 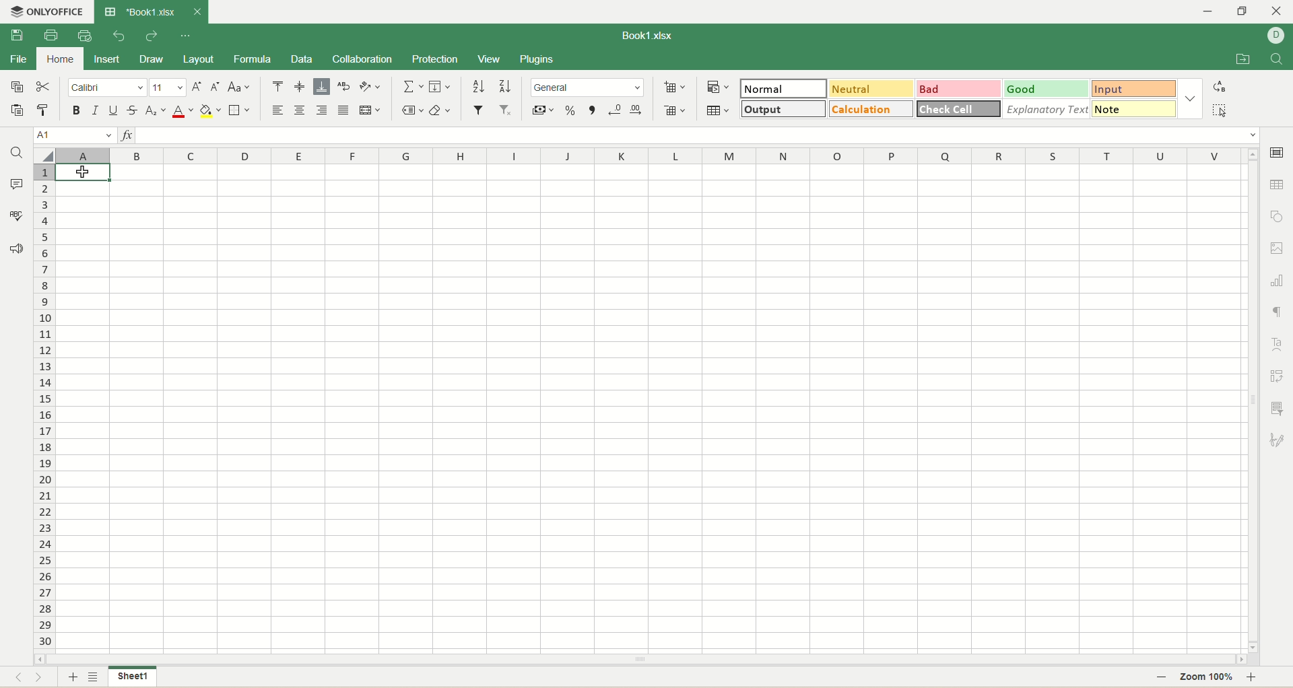 I want to click on copy, so click(x=16, y=87).